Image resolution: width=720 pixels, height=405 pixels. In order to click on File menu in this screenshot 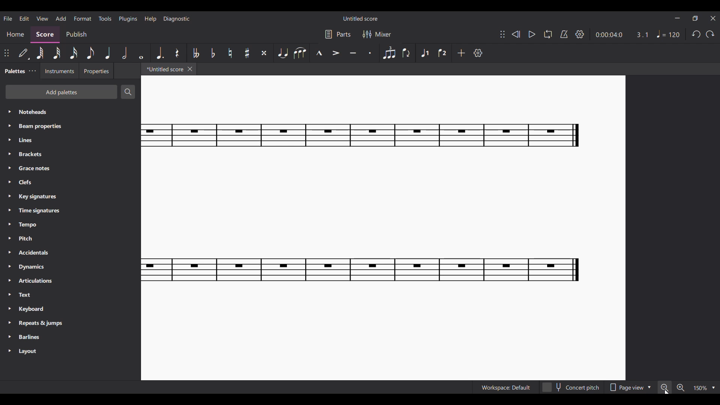, I will do `click(8, 19)`.